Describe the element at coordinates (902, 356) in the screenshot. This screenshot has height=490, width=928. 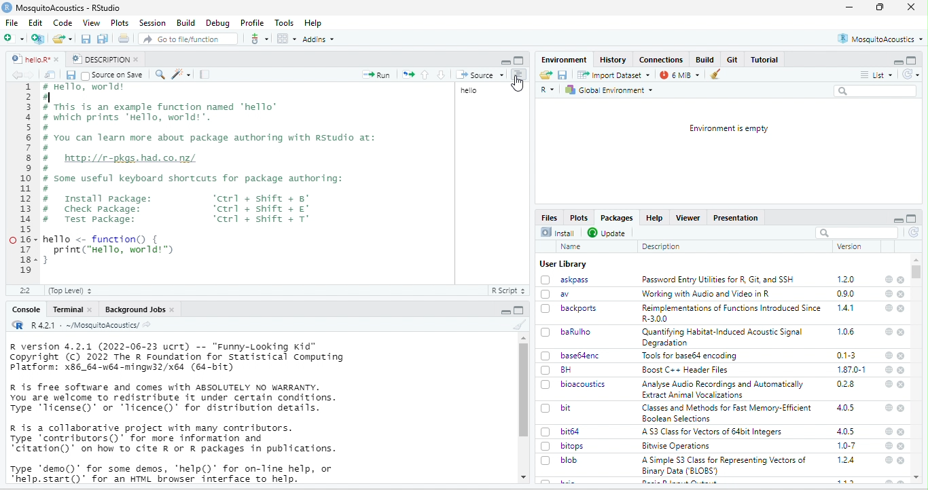
I see `close` at that location.